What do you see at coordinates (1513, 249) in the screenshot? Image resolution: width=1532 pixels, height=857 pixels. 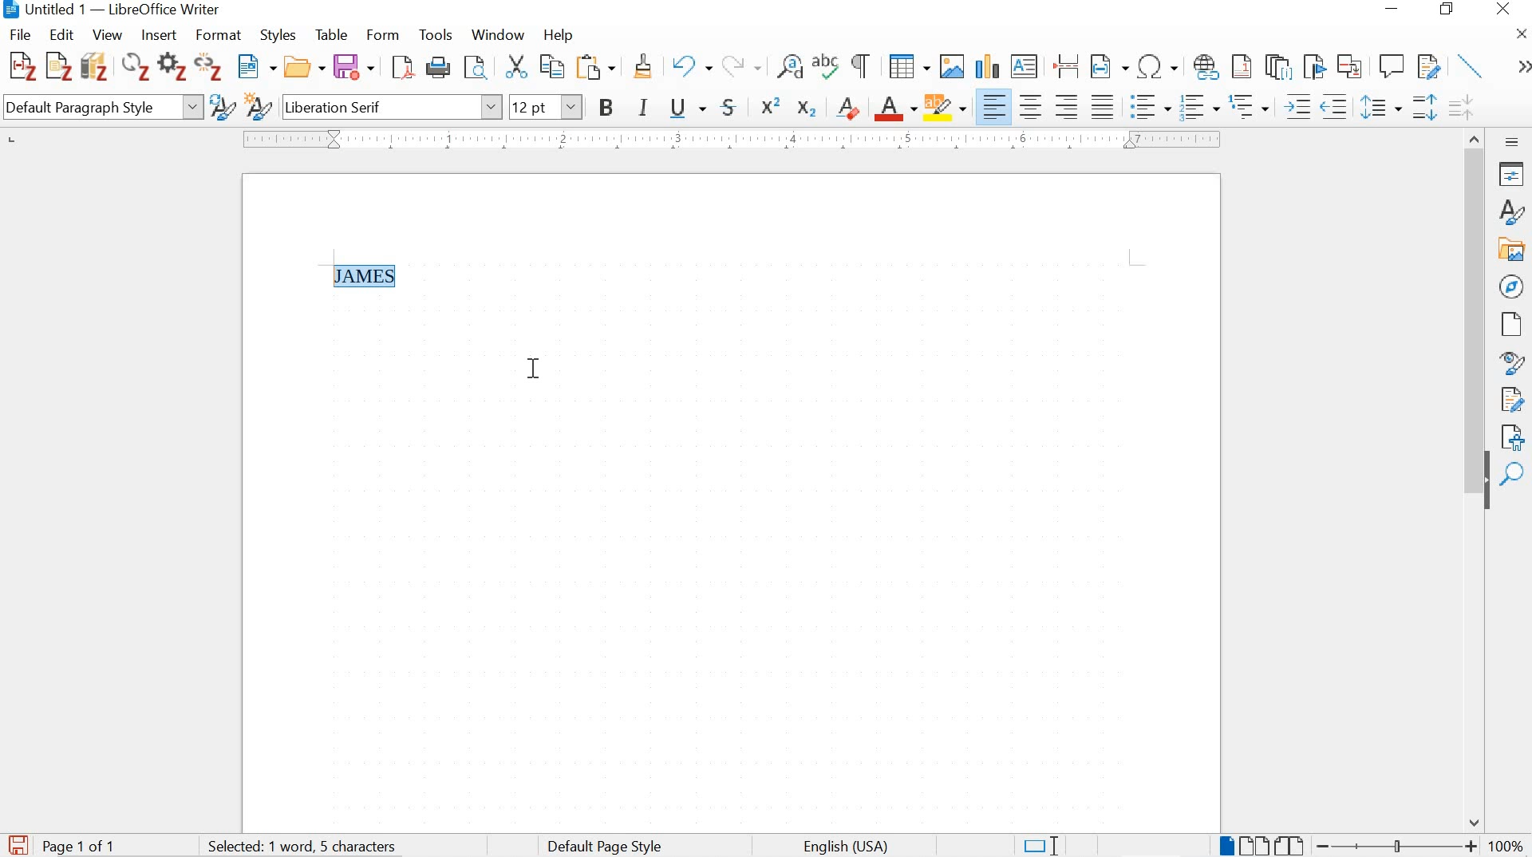 I see `gallery` at bounding box center [1513, 249].